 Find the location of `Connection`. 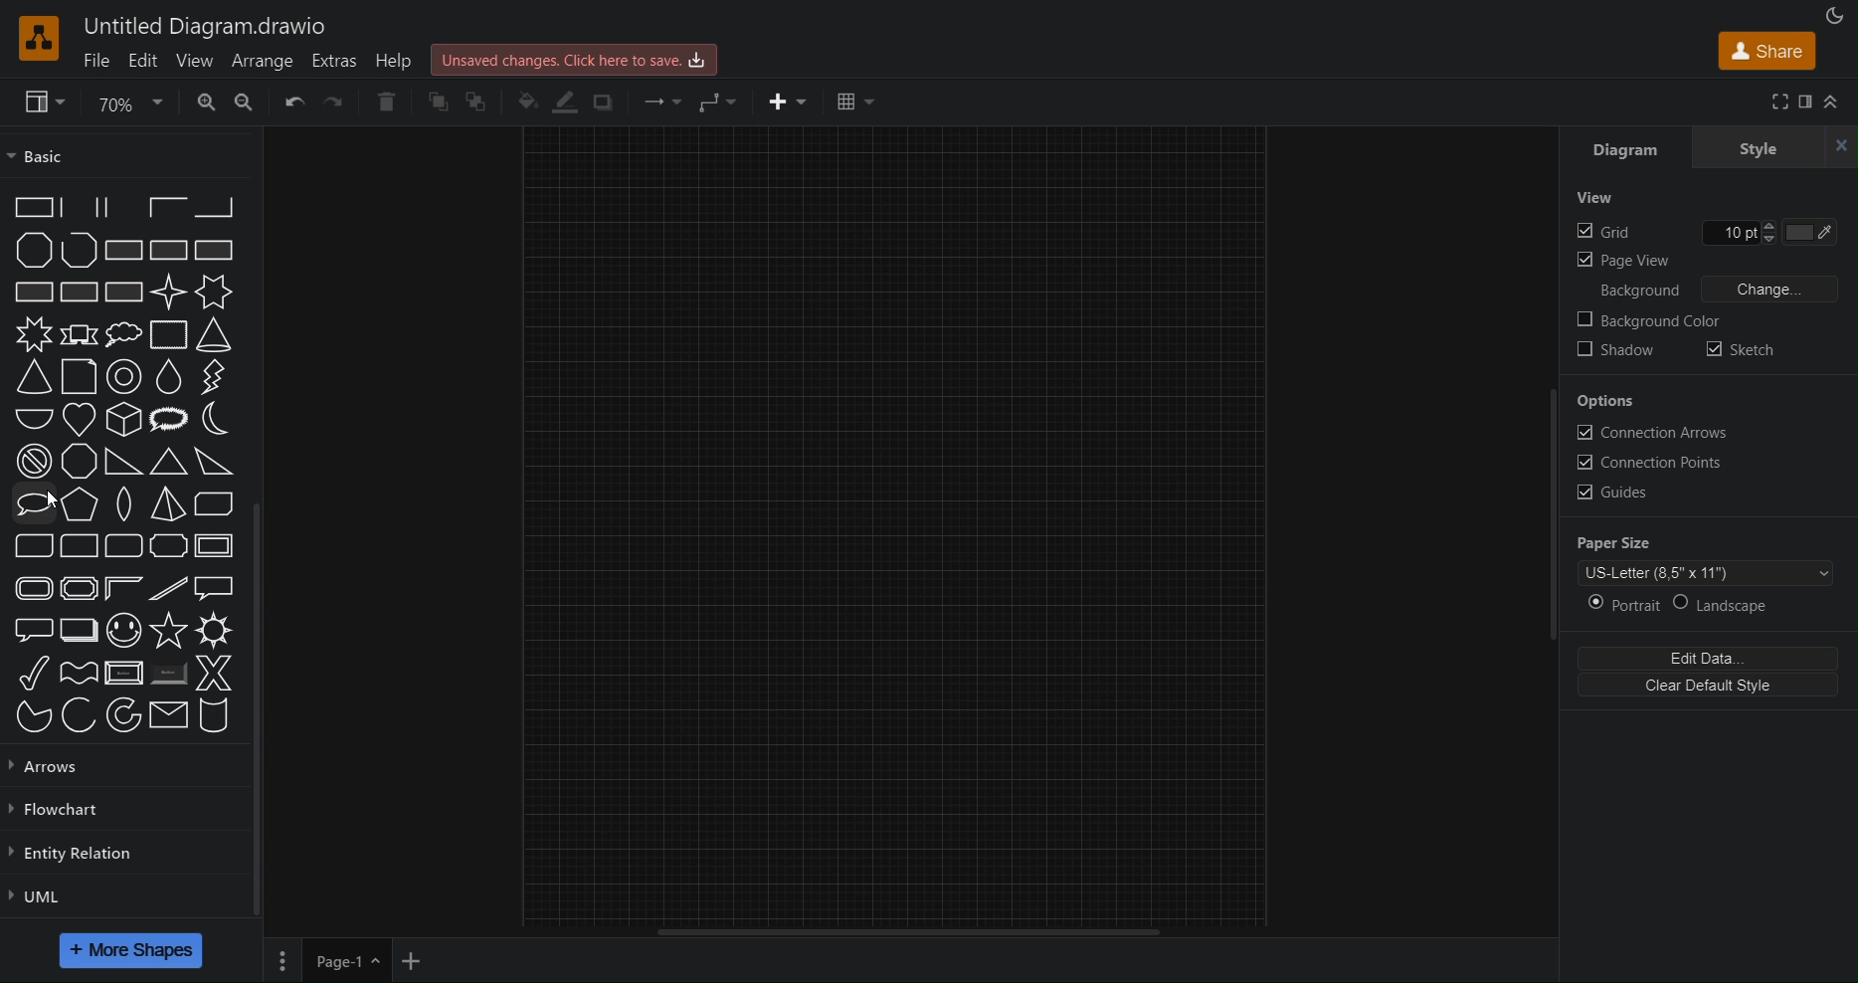

Connection is located at coordinates (655, 103).